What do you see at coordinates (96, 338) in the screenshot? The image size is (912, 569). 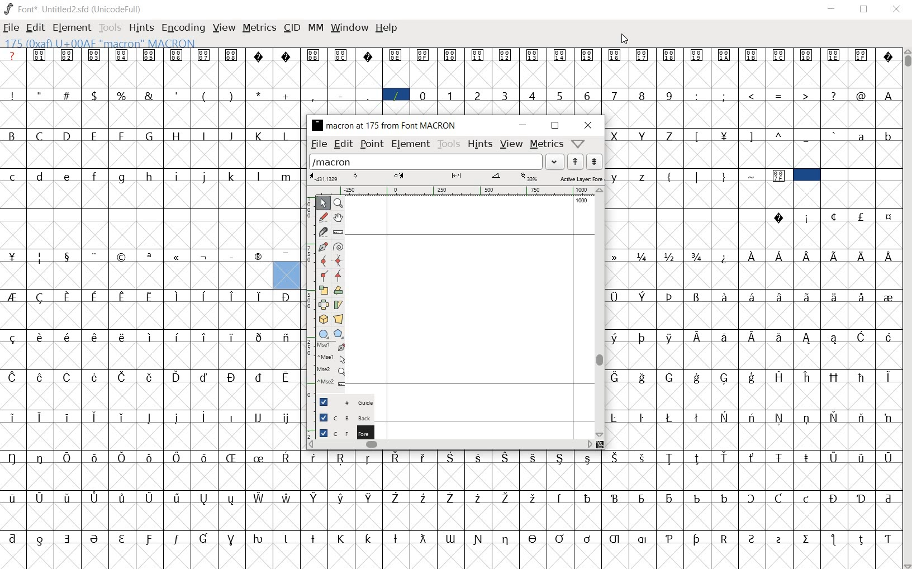 I see `Symbol` at bounding box center [96, 338].